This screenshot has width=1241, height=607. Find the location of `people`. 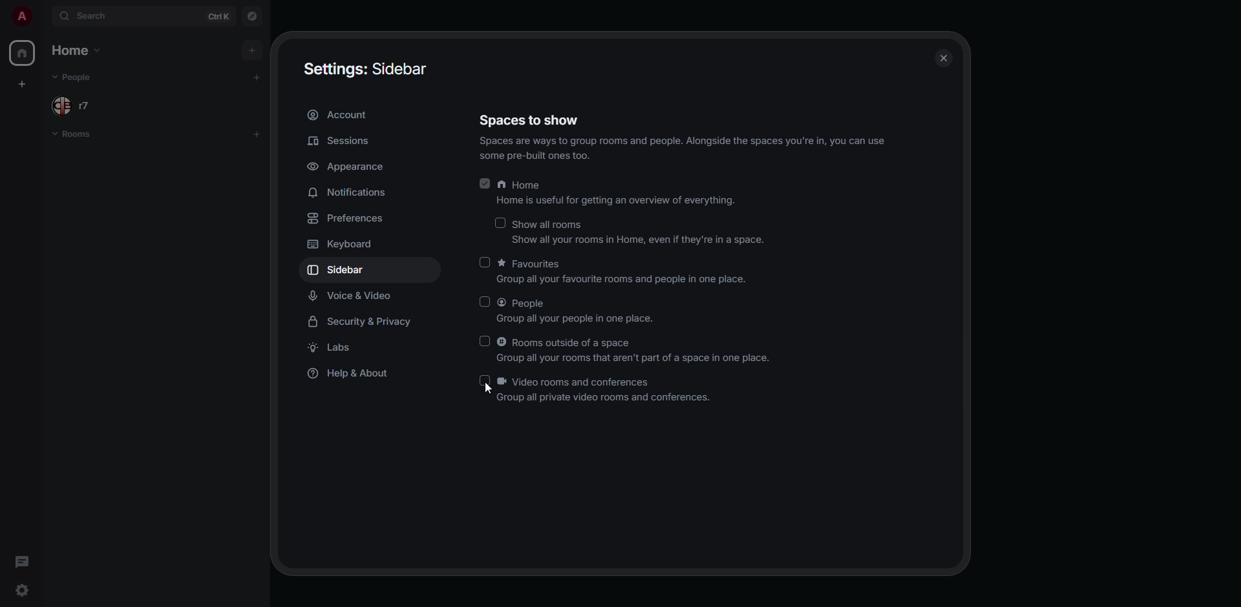

people is located at coordinates (74, 105).